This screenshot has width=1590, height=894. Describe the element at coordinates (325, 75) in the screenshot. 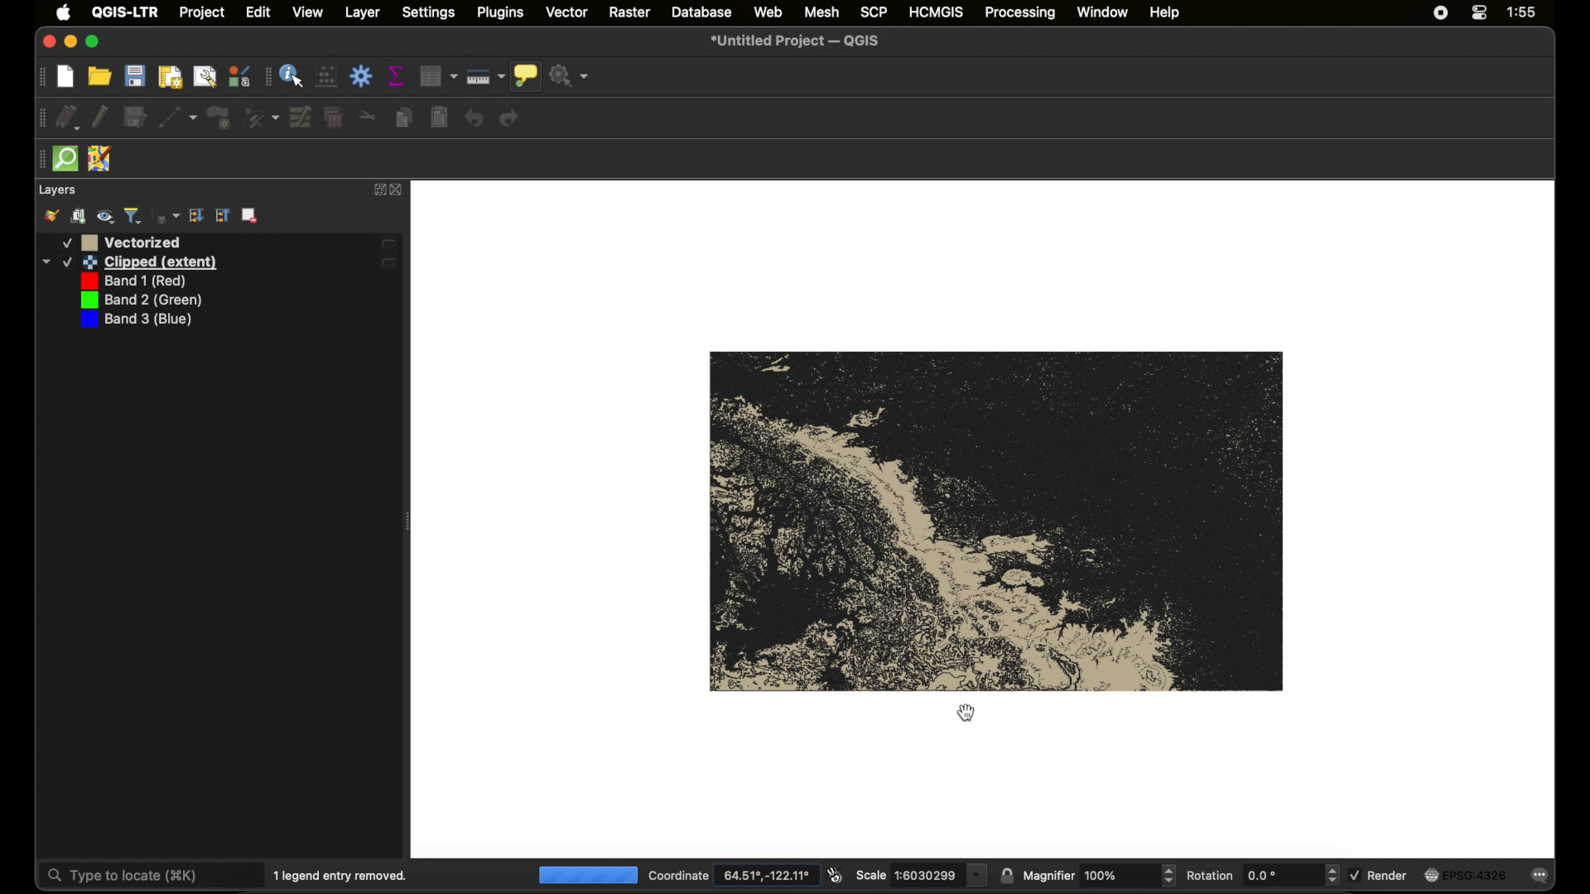

I see `open field calculator` at that location.